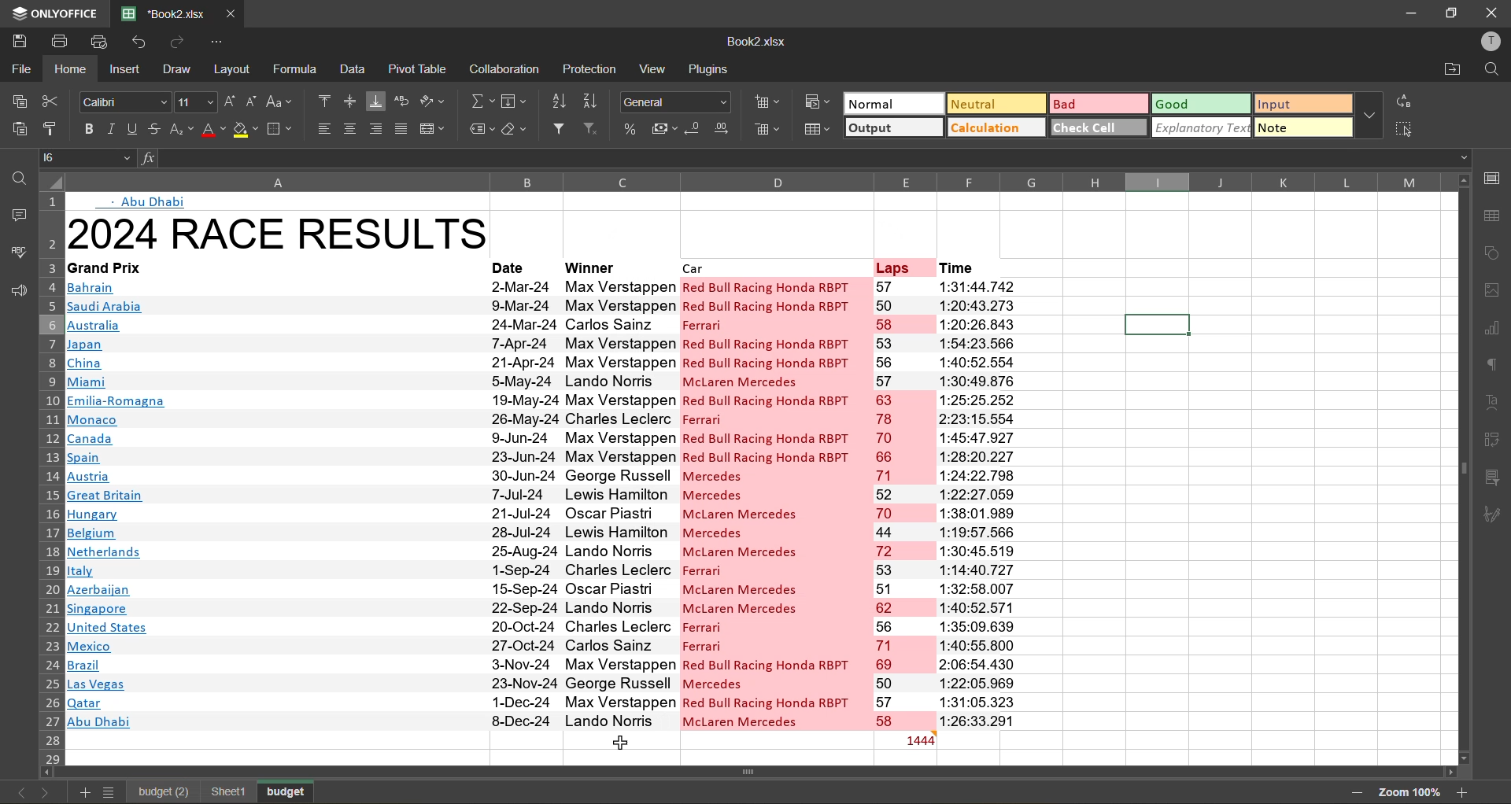 The height and width of the screenshot is (804, 1511). I want to click on sheet list, so click(112, 792).